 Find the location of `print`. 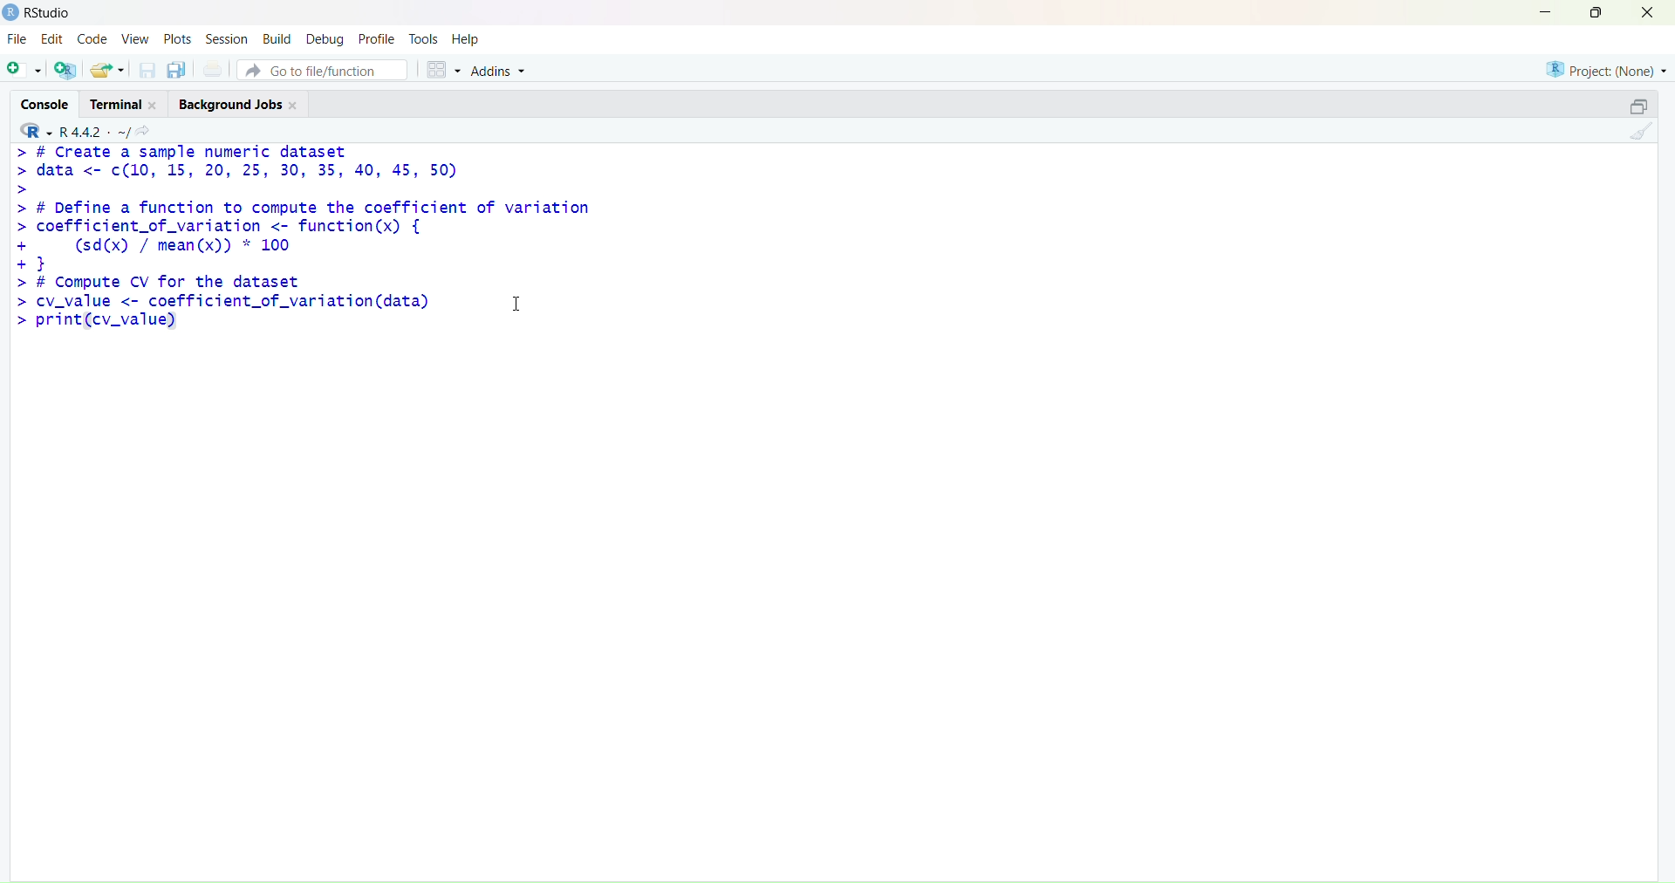

print is located at coordinates (214, 69).